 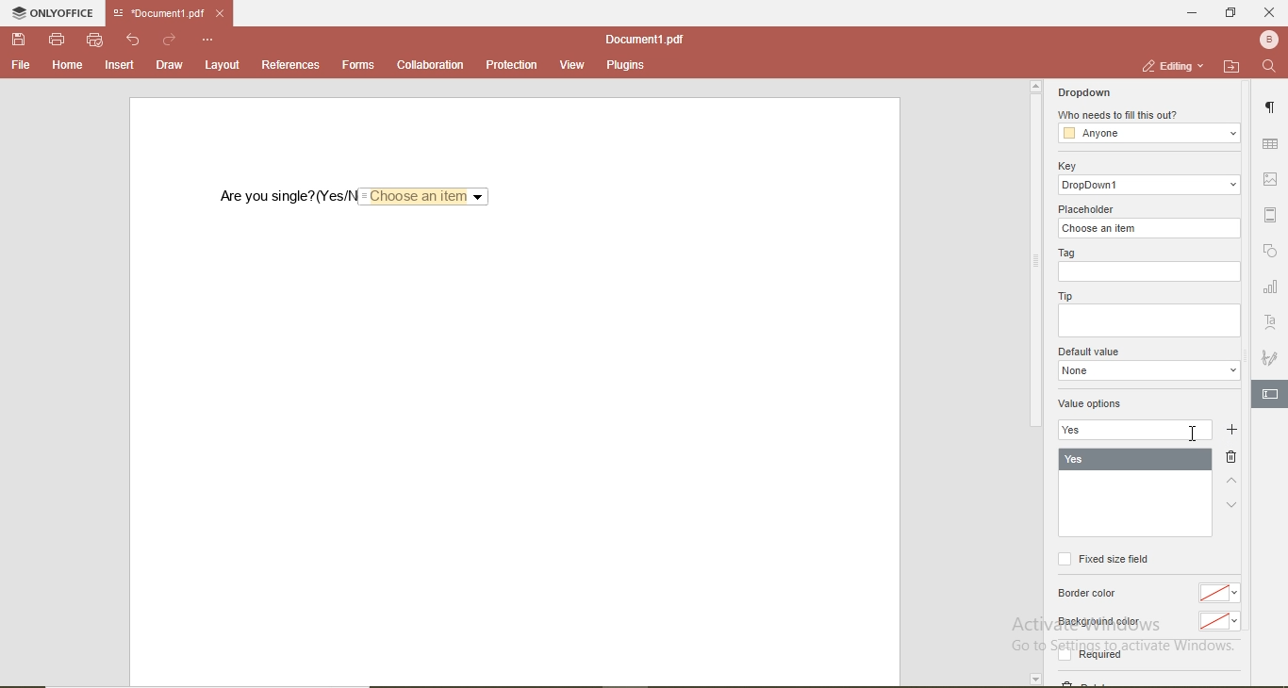 I want to click on save, so click(x=19, y=40).